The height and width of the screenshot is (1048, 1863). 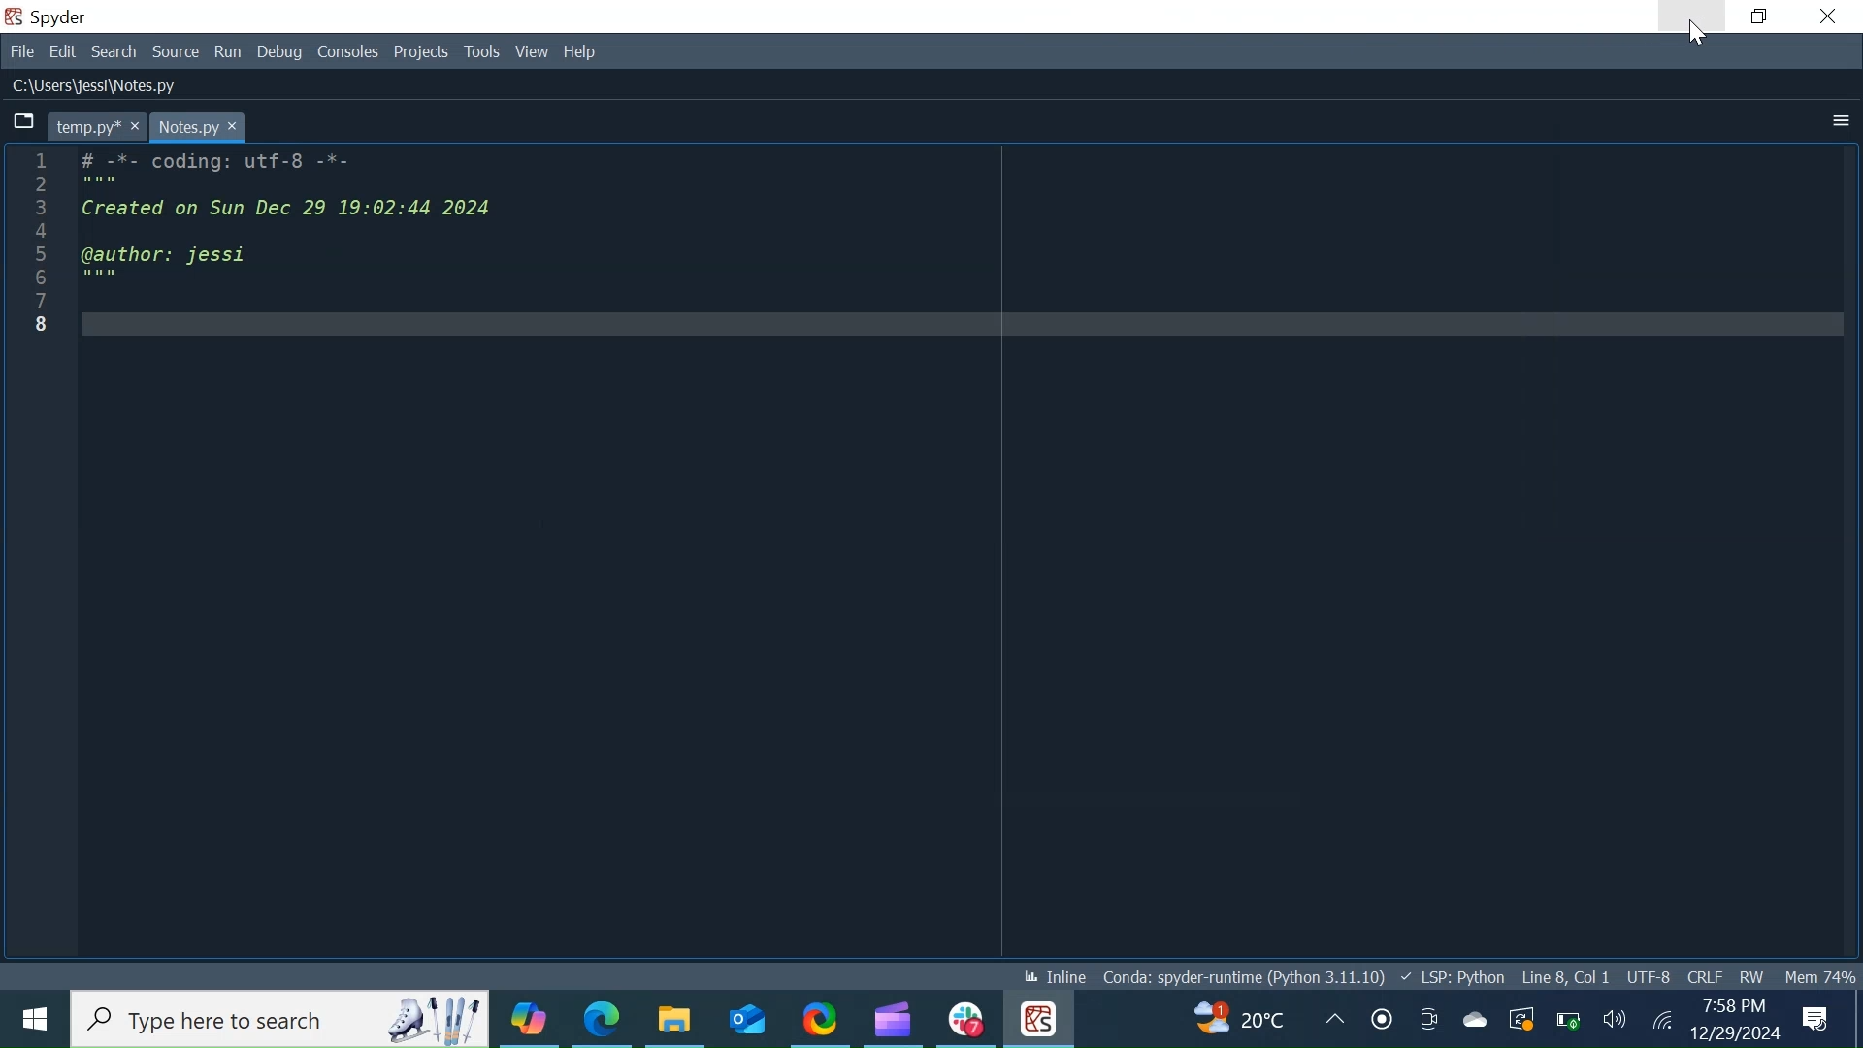 I want to click on Inline, so click(x=1051, y=976).